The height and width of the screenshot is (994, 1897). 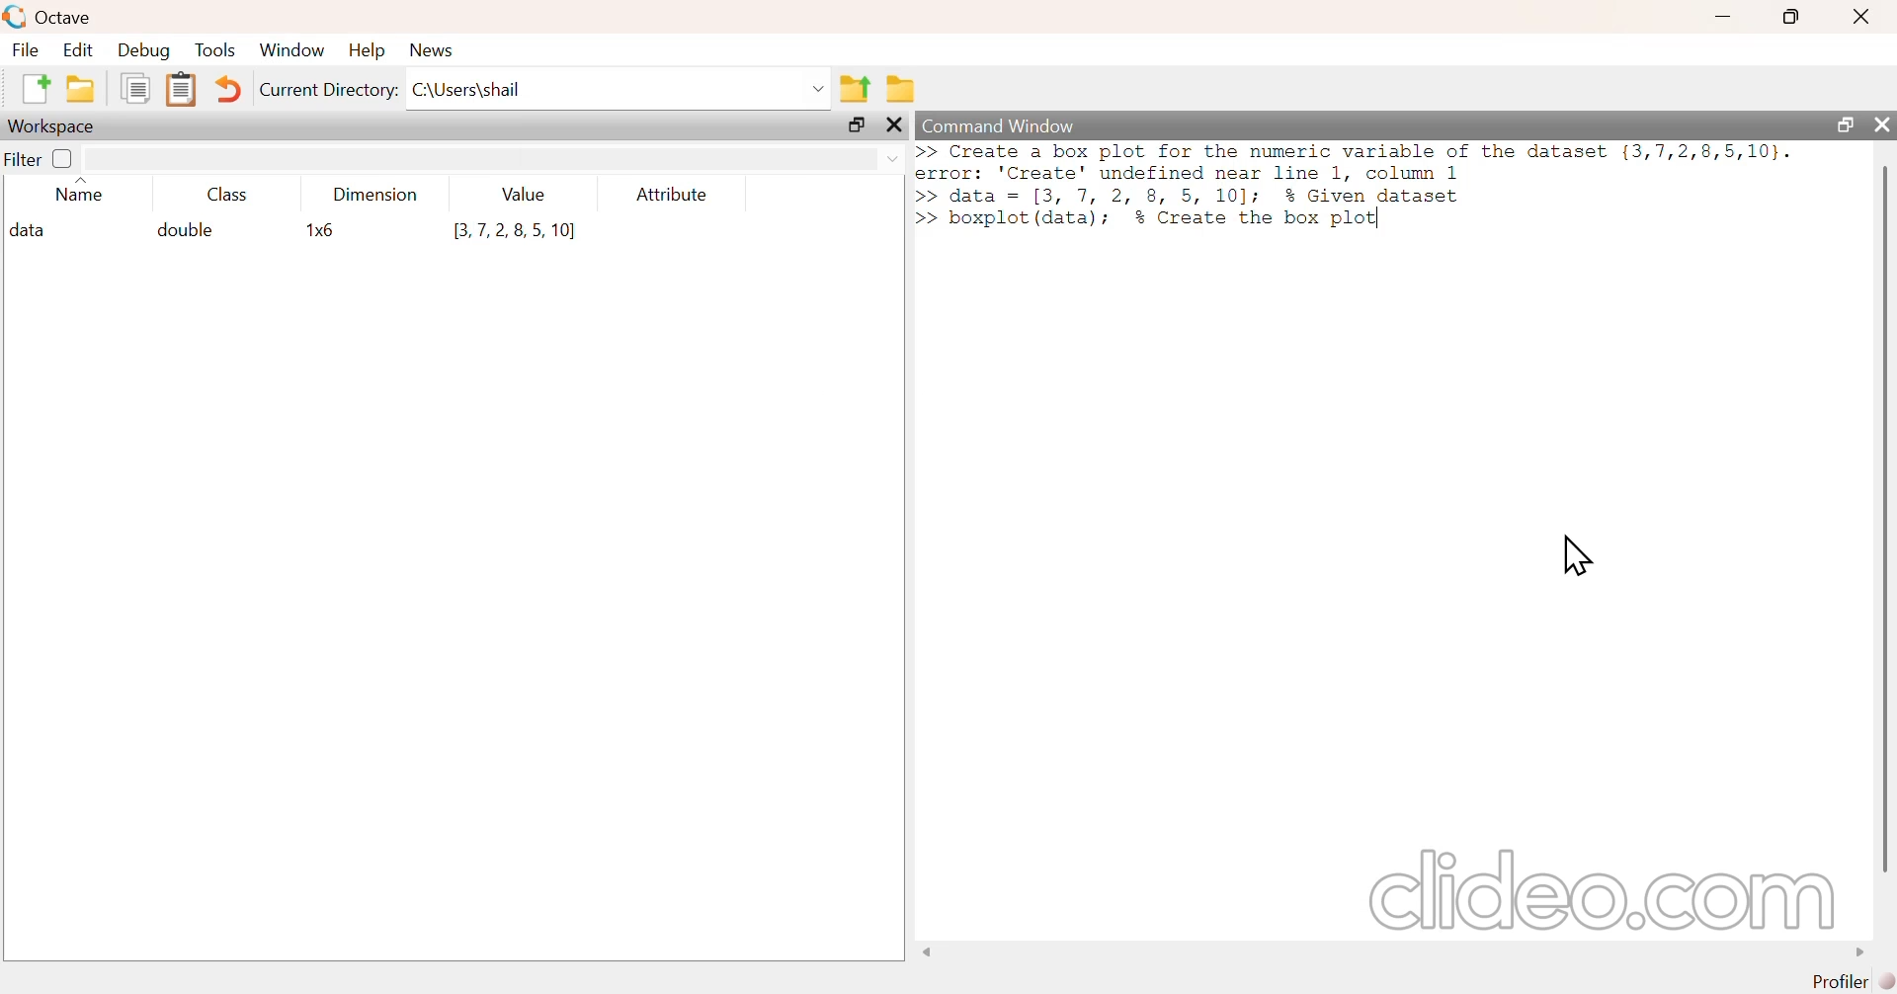 I want to click on paste, so click(x=183, y=87).